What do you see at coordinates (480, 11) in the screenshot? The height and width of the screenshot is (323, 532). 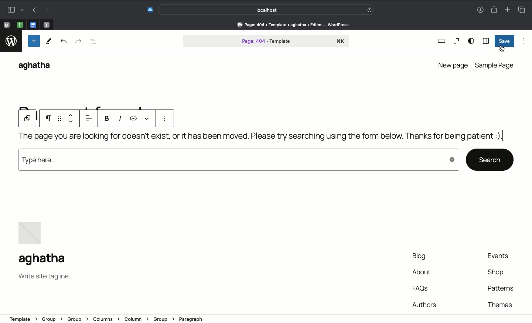 I see `Downlaods` at bounding box center [480, 11].